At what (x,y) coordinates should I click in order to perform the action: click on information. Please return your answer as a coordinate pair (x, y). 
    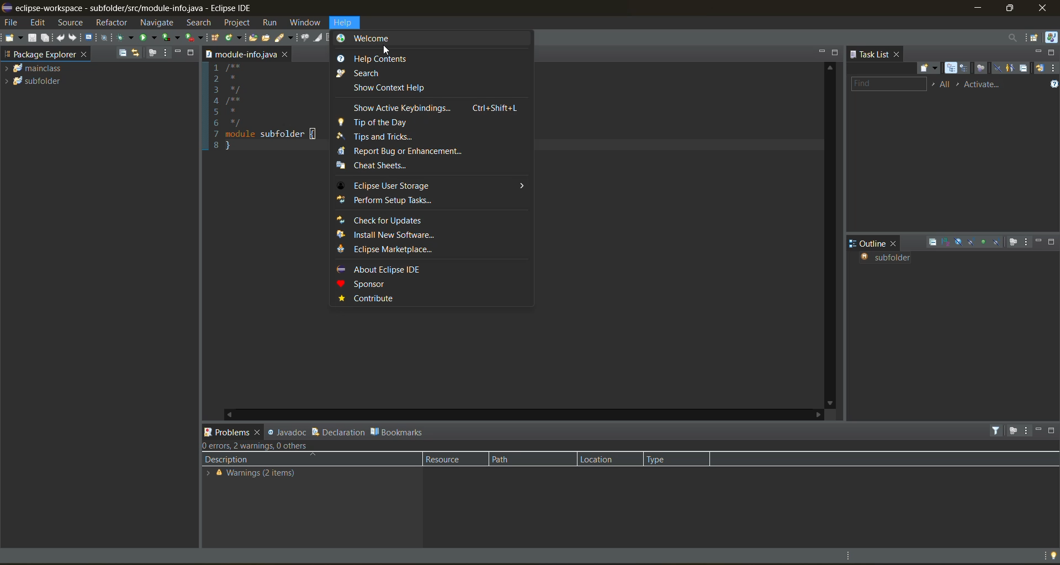
    Looking at the image, I should click on (251, 475).